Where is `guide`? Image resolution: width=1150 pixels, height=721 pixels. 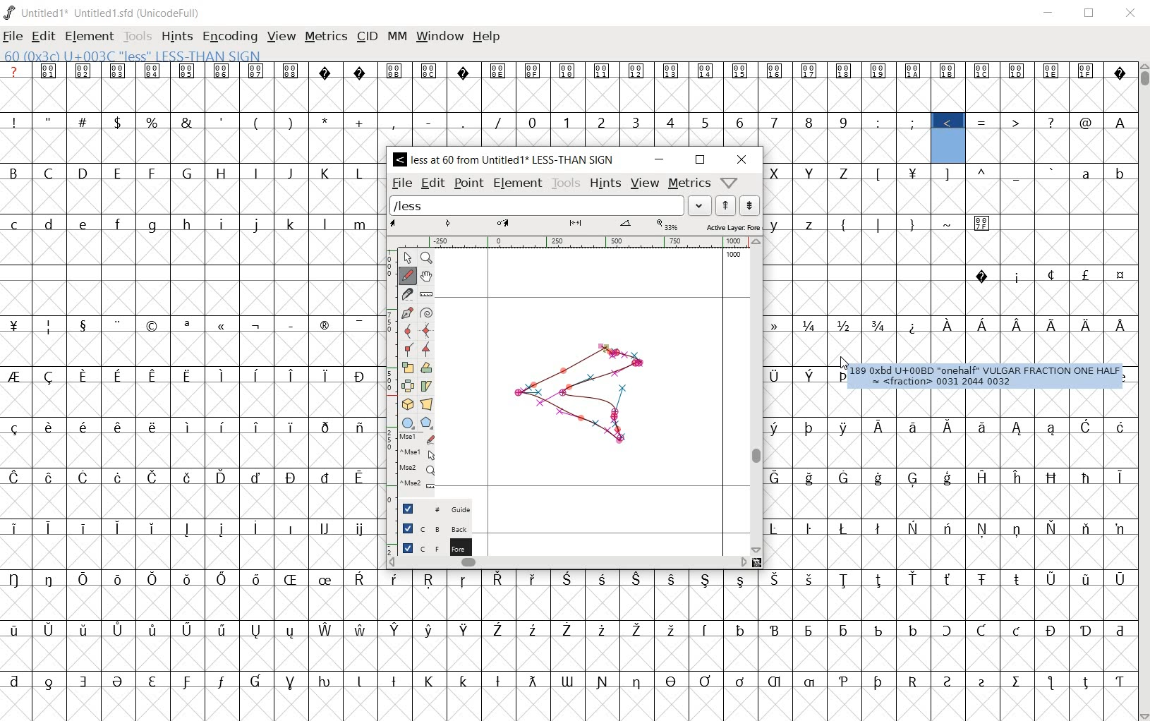
guide is located at coordinates (434, 509).